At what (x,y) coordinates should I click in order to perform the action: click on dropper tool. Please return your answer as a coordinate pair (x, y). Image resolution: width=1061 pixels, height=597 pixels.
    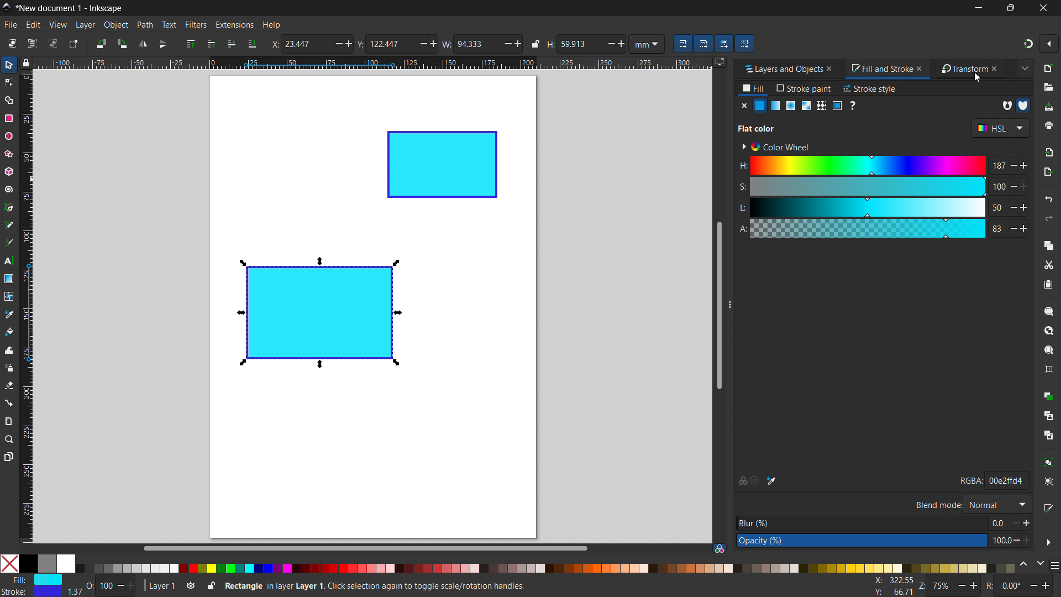
    Looking at the image, I should click on (9, 315).